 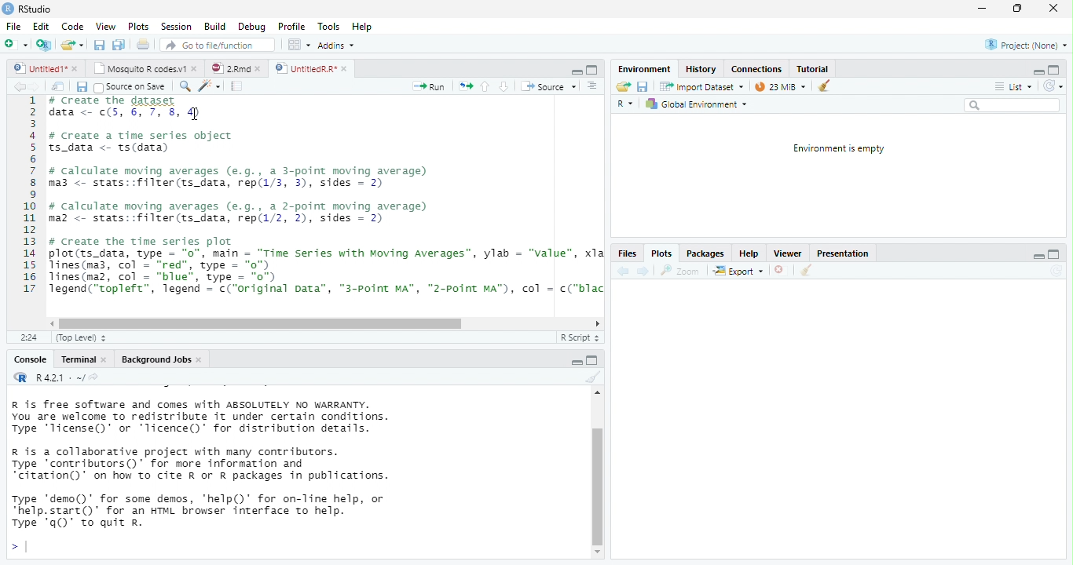 I want to click on History, so click(x=701, y=68).